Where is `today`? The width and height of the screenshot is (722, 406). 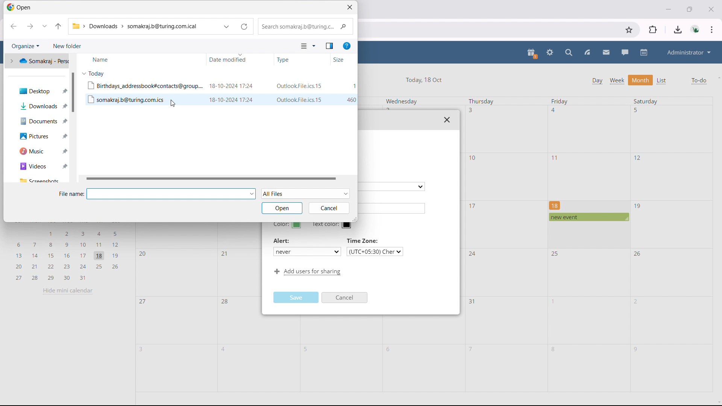
today is located at coordinates (94, 73).